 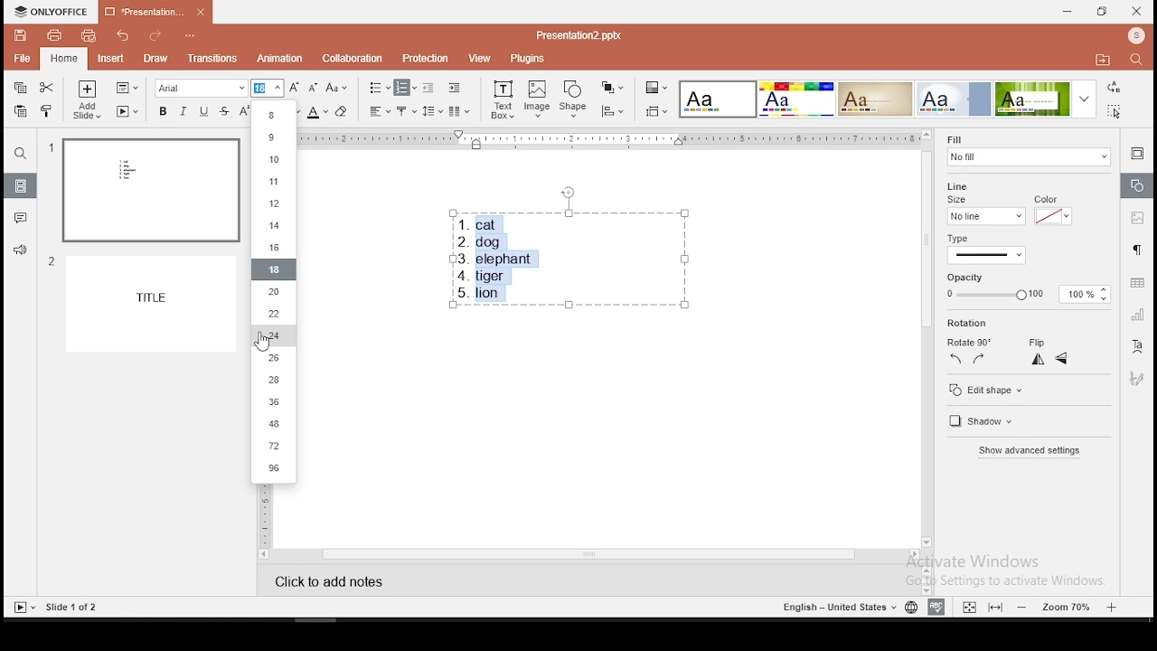 What do you see at coordinates (832, 607) in the screenshot?
I see `english - united states` at bounding box center [832, 607].